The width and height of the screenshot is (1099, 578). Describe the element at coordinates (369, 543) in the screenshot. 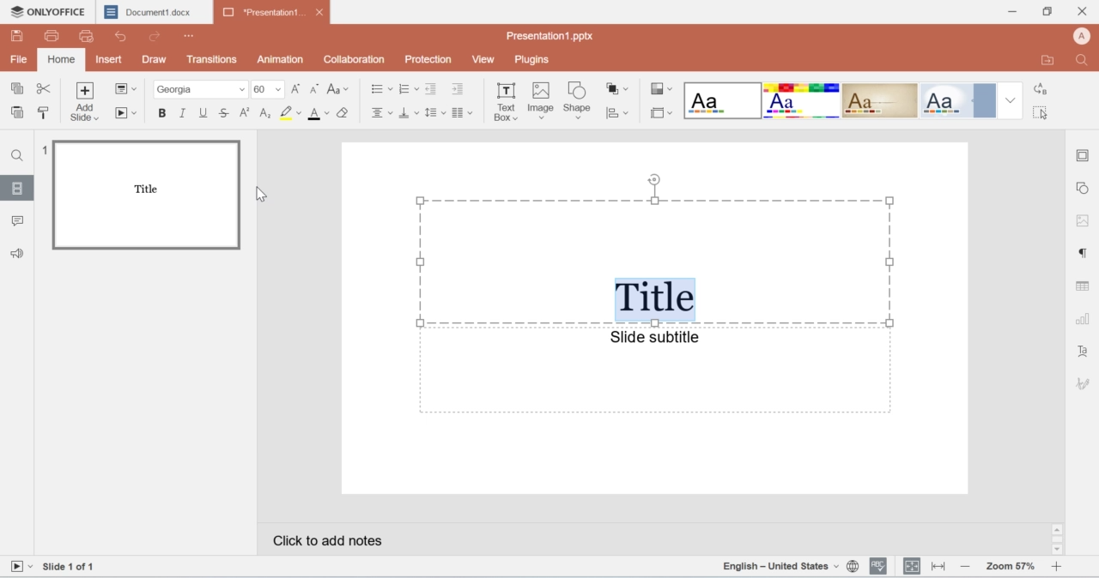

I see `notes` at that location.